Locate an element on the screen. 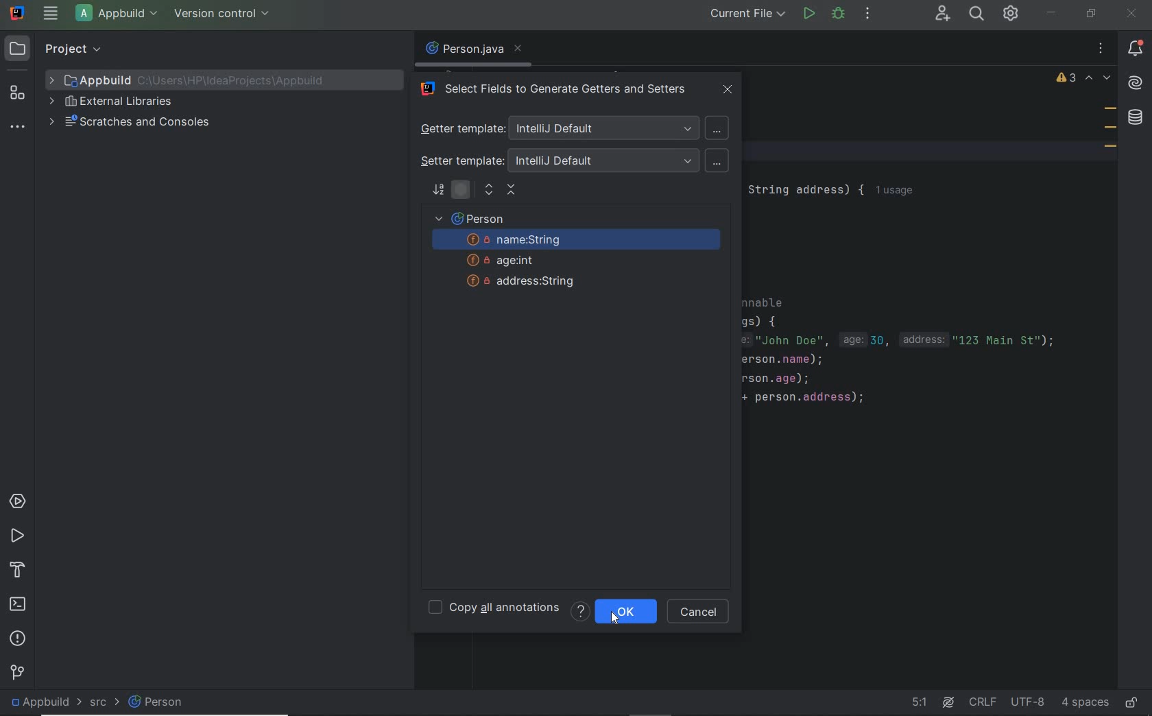 This screenshot has height=716, width=1152. field marks is located at coordinates (1110, 130).